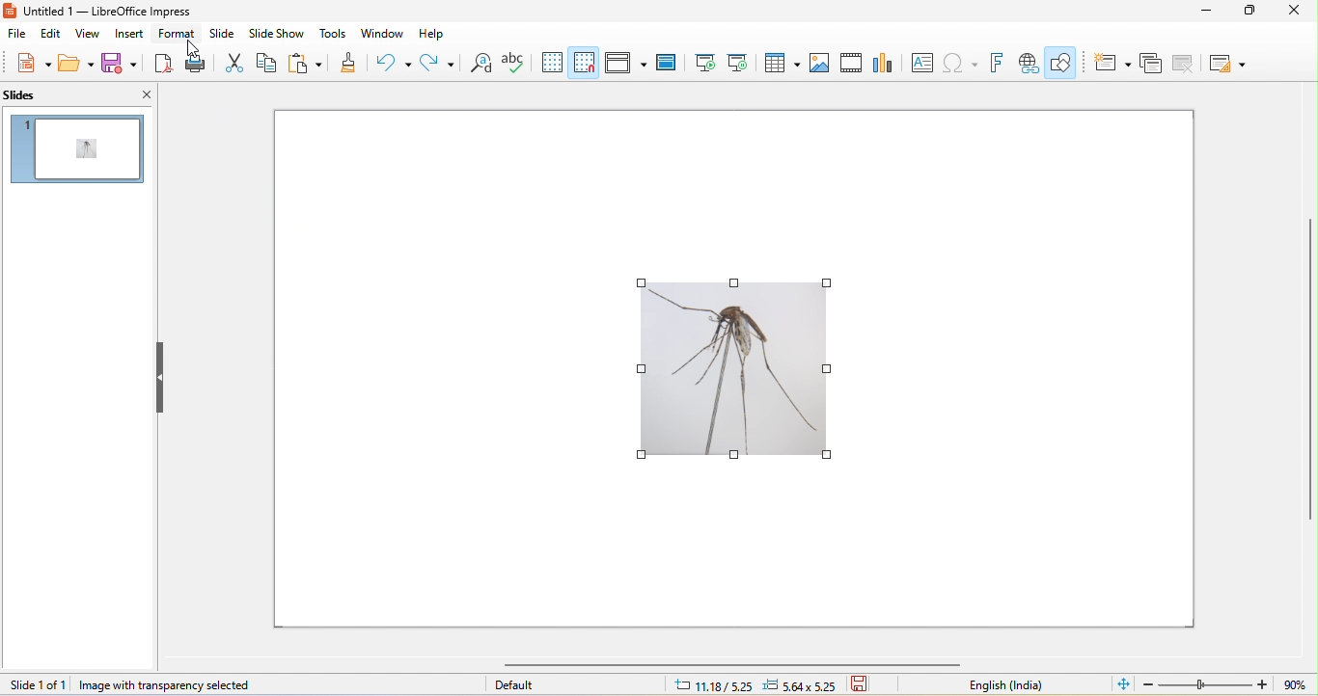 This screenshot has height=696, width=1318. I want to click on open, so click(76, 63).